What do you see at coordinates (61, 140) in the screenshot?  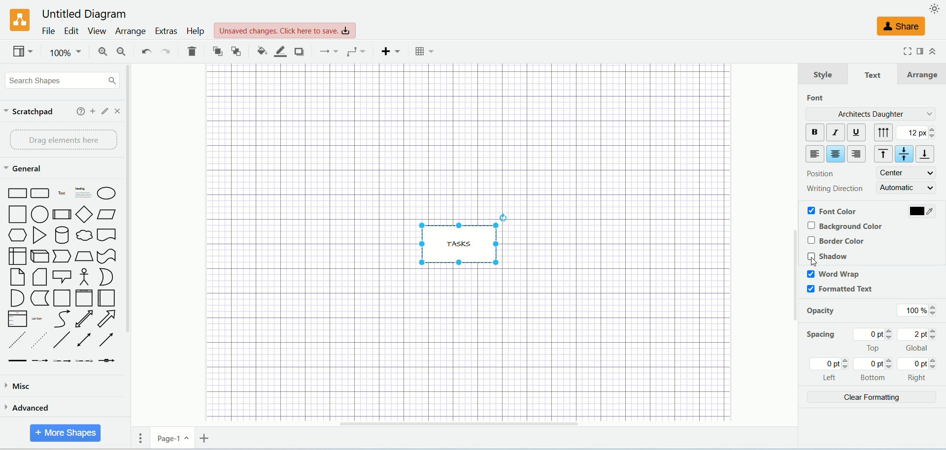 I see `drag elements here` at bounding box center [61, 140].